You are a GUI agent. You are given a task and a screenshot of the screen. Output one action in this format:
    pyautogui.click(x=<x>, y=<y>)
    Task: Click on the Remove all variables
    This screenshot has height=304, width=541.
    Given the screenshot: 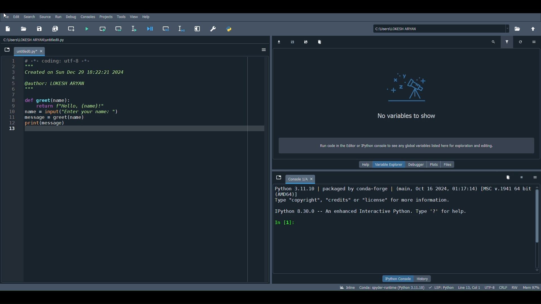 What is the action you would take?
    pyautogui.click(x=320, y=41)
    